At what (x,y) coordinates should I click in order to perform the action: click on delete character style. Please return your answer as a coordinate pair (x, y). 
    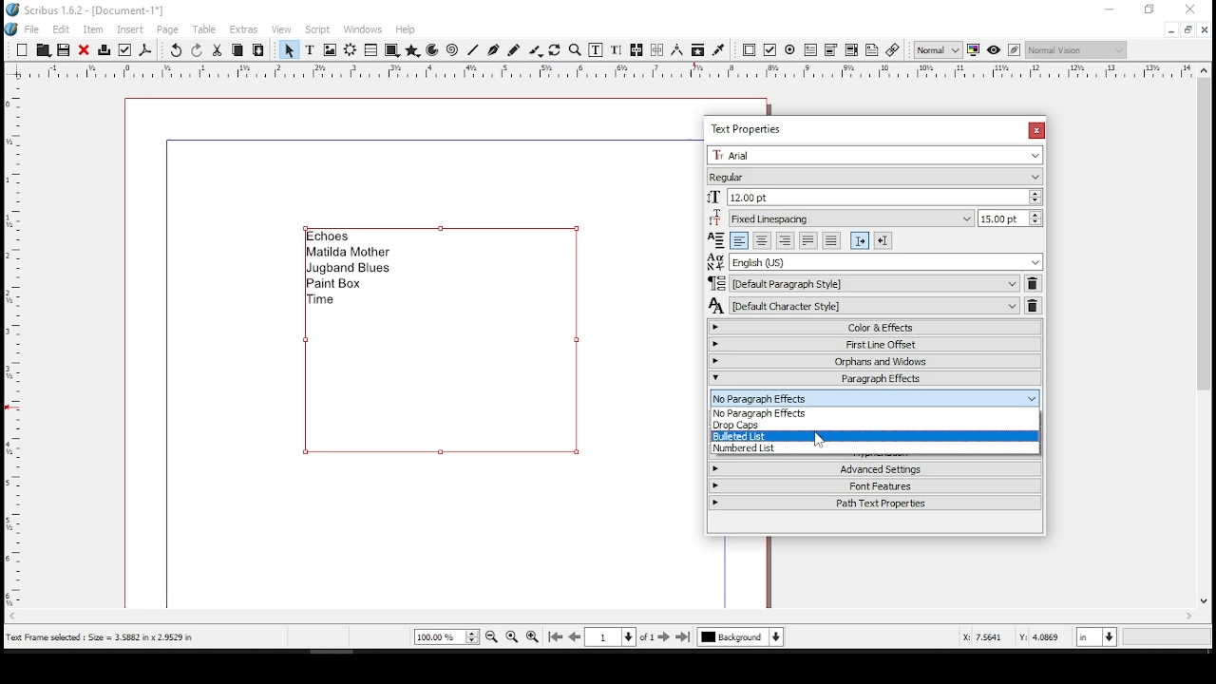
    Looking at the image, I should click on (1033, 305).